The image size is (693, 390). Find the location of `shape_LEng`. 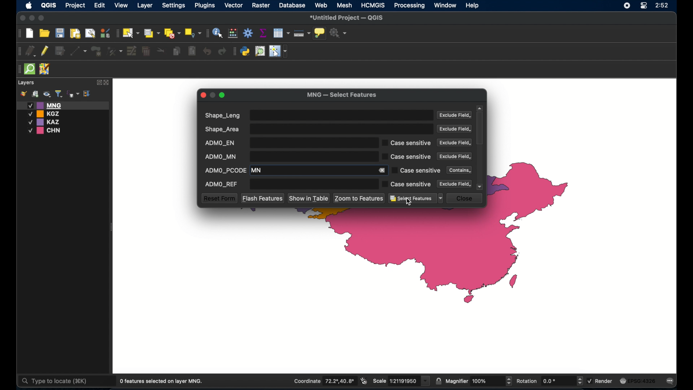

shape_LEng is located at coordinates (317, 115).